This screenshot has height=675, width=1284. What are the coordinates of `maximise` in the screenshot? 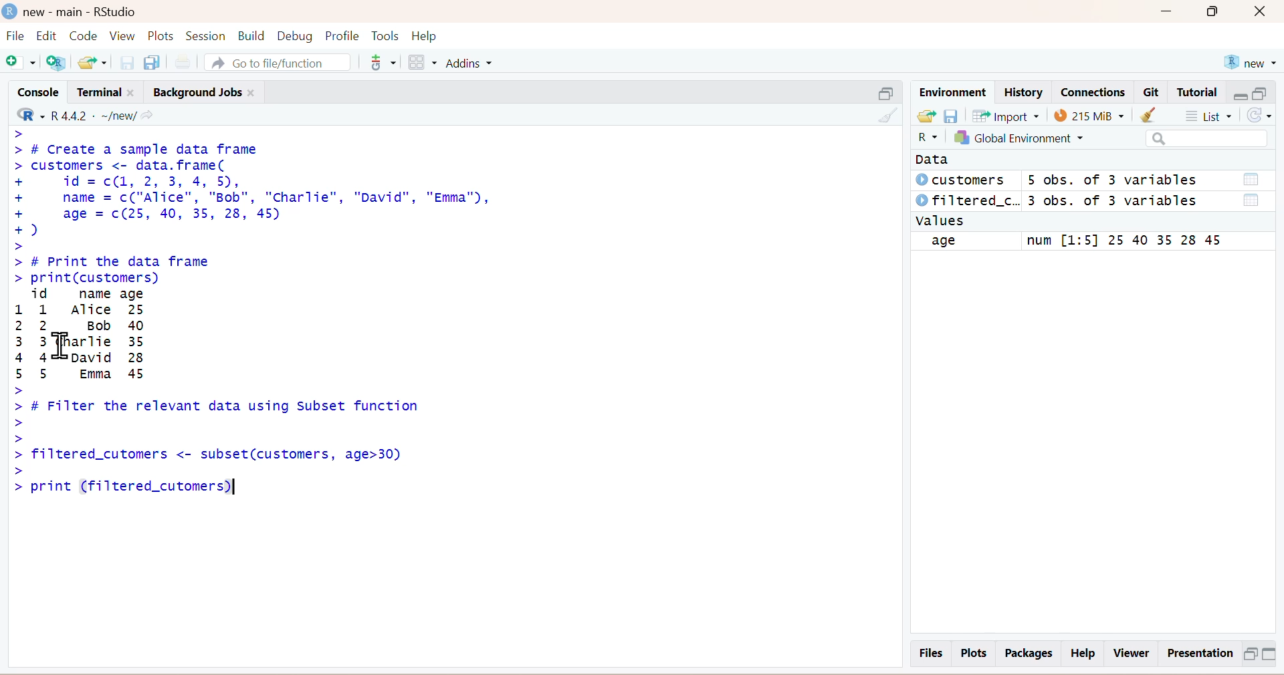 It's located at (1262, 92).